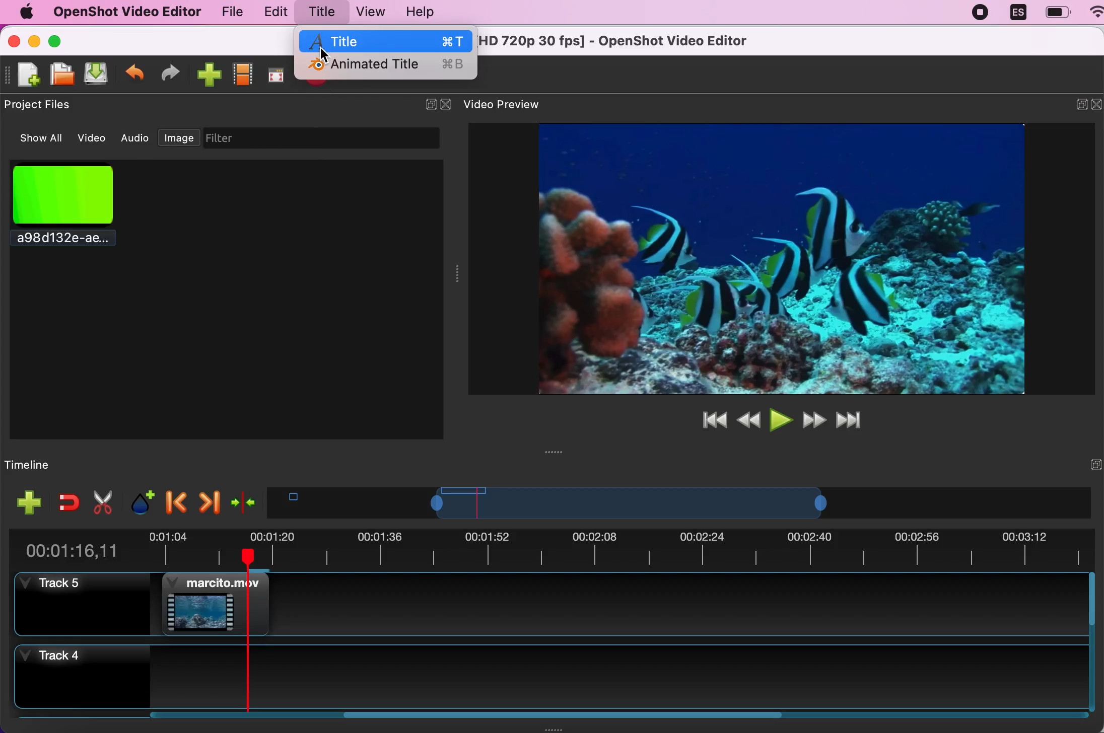 Image resolution: width=1104 pixels, height=733 pixels. I want to click on battery, so click(1057, 12).